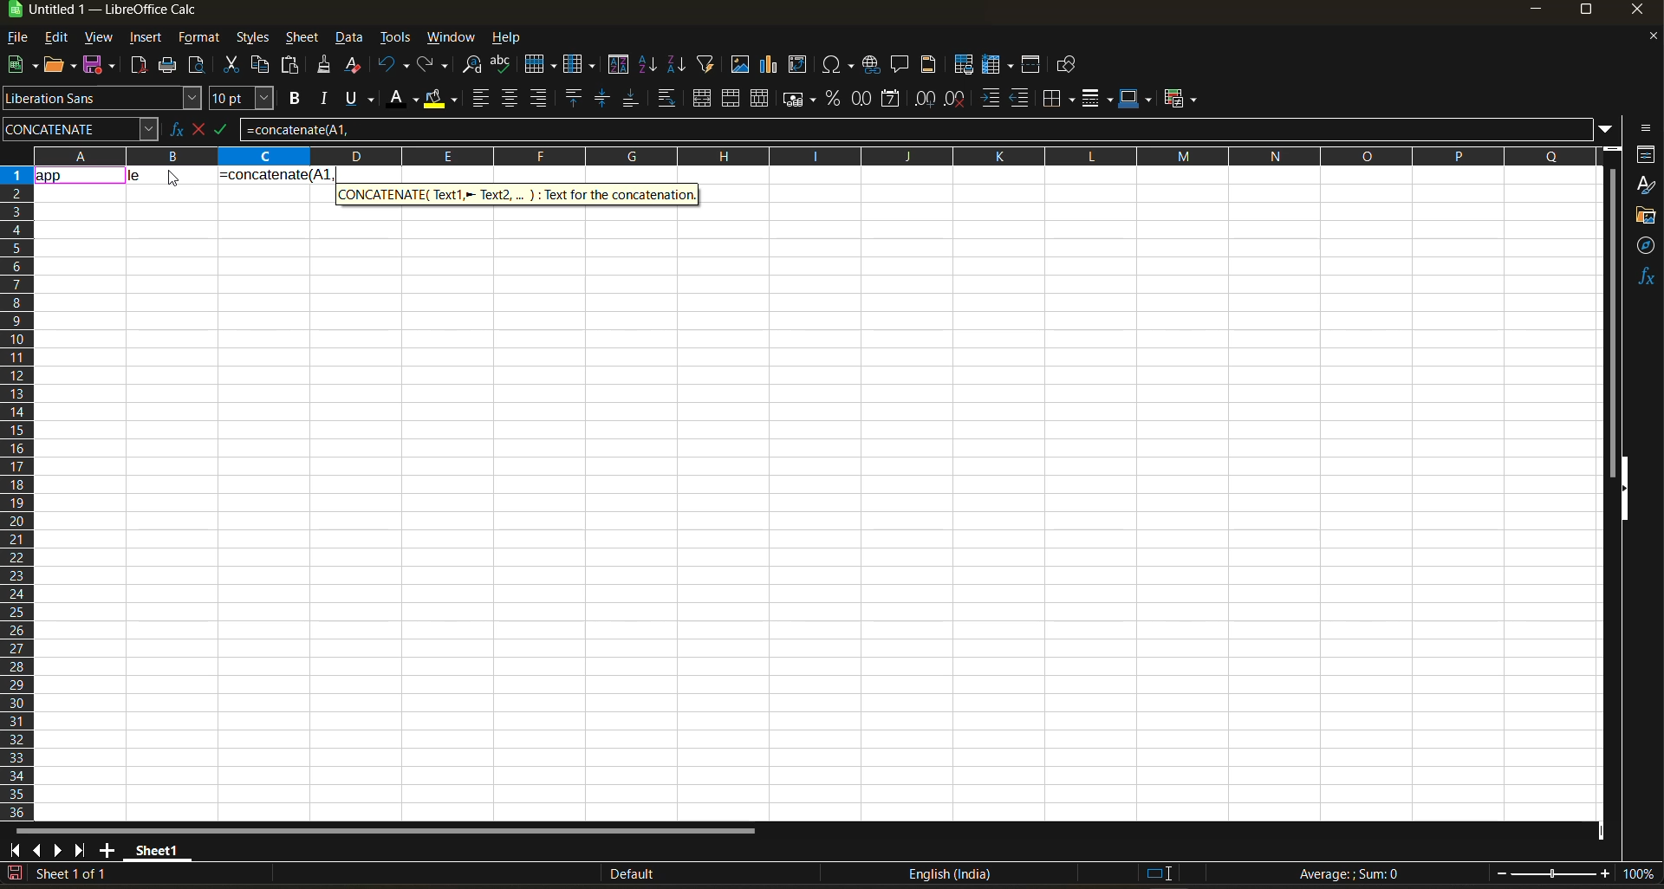  Describe the element at coordinates (356, 64) in the screenshot. I see `clear direct formatting` at that location.